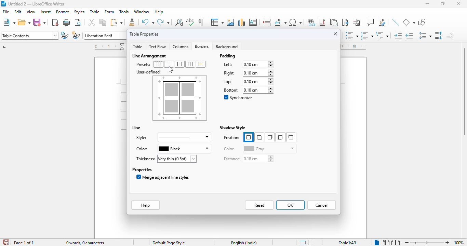 This screenshot has height=246, width=467. I want to click on table, so click(137, 46).